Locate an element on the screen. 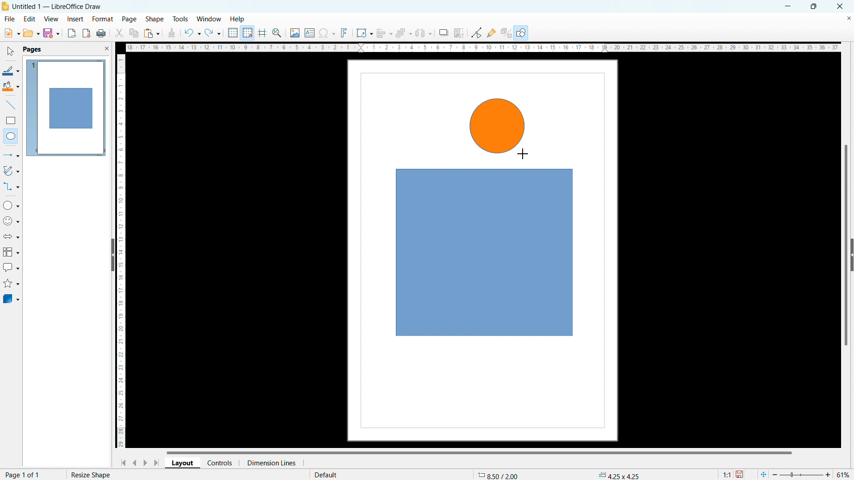  save is located at coordinates (51, 33).